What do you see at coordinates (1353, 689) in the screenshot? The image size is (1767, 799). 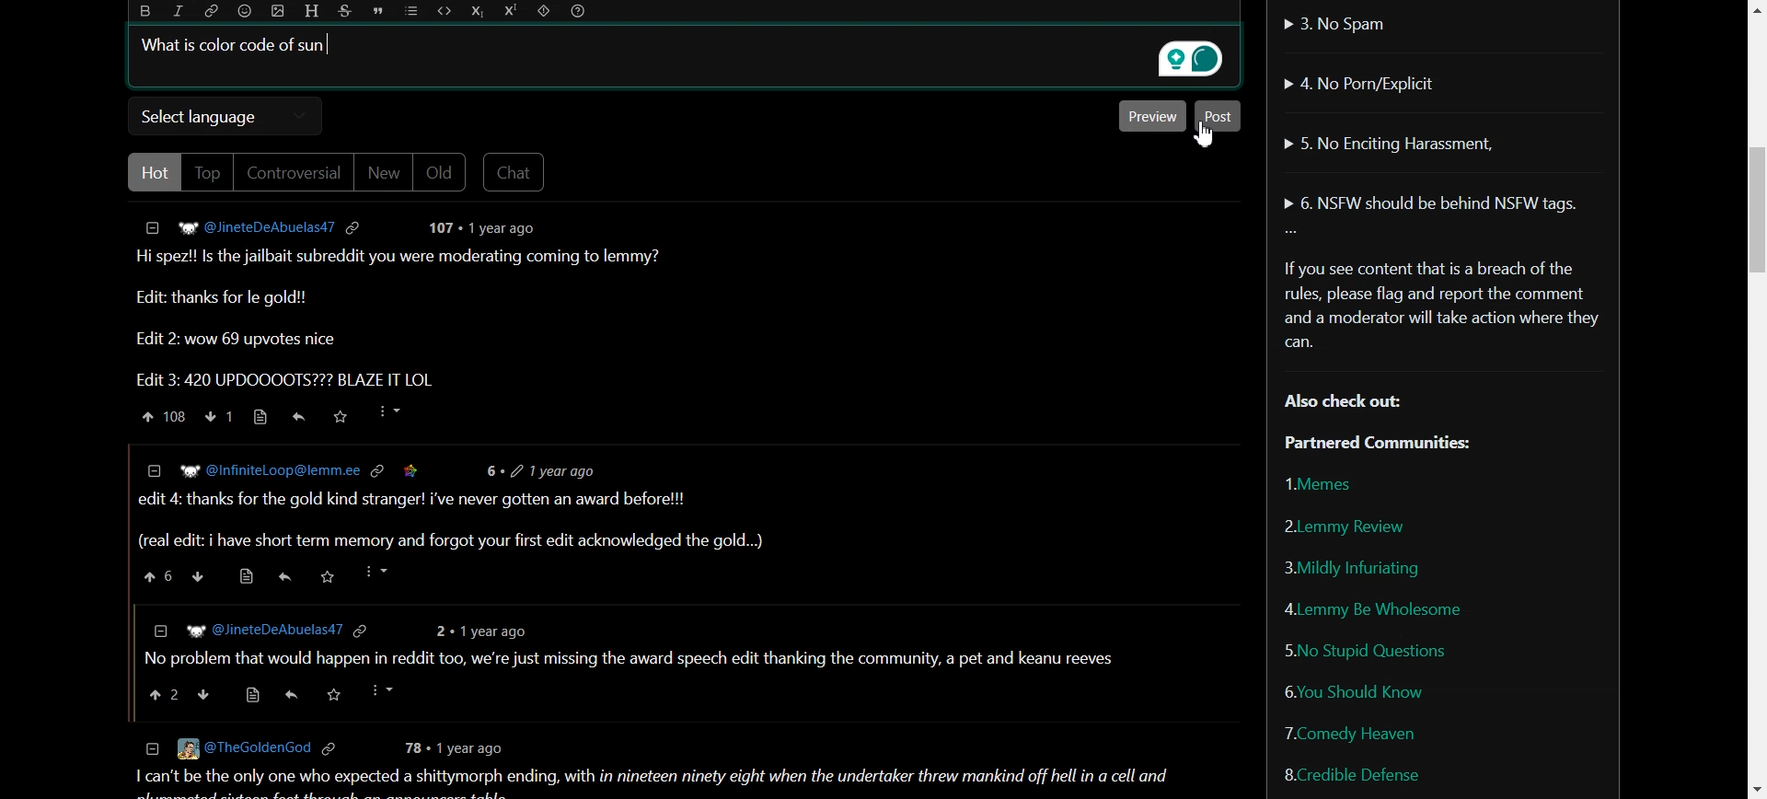 I see `You Should Know` at bounding box center [1353, 689].